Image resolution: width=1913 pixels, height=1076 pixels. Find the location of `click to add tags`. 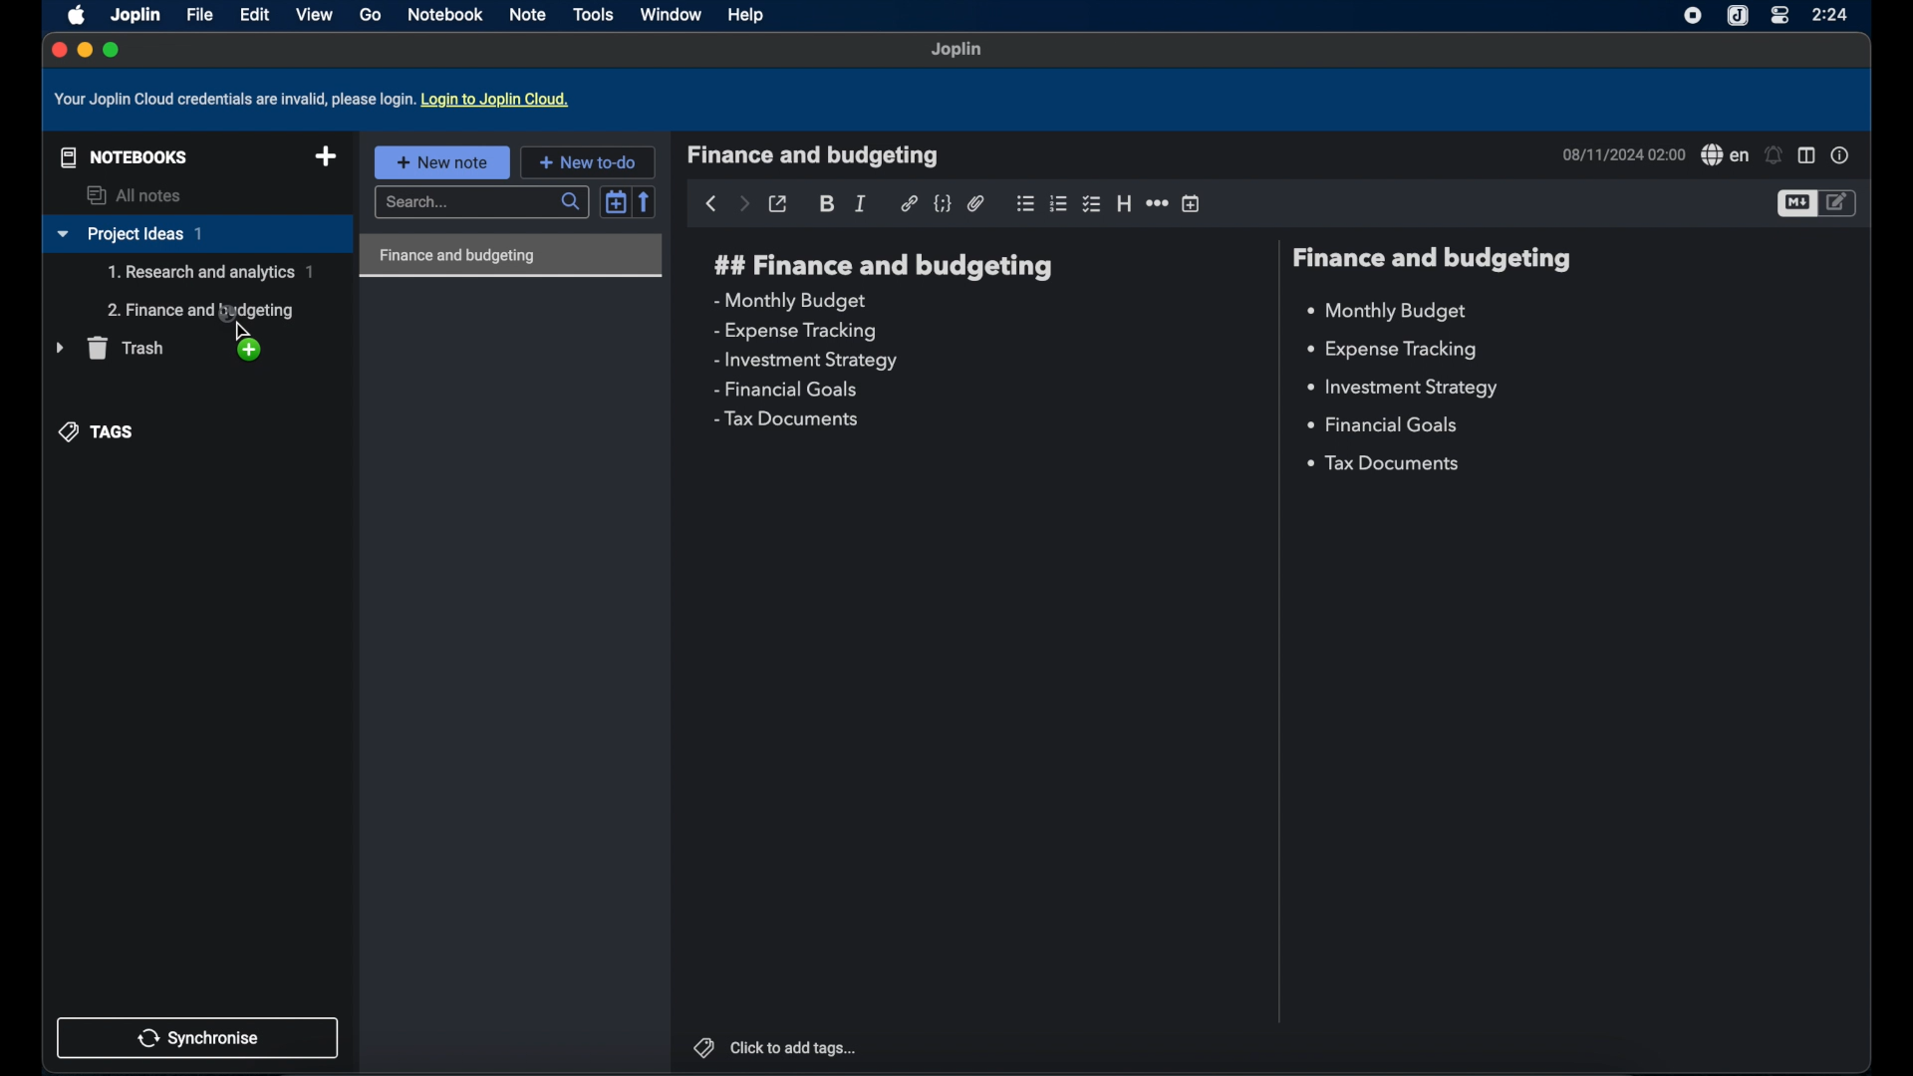

click to add tags is located at coordinates (774, 1046).